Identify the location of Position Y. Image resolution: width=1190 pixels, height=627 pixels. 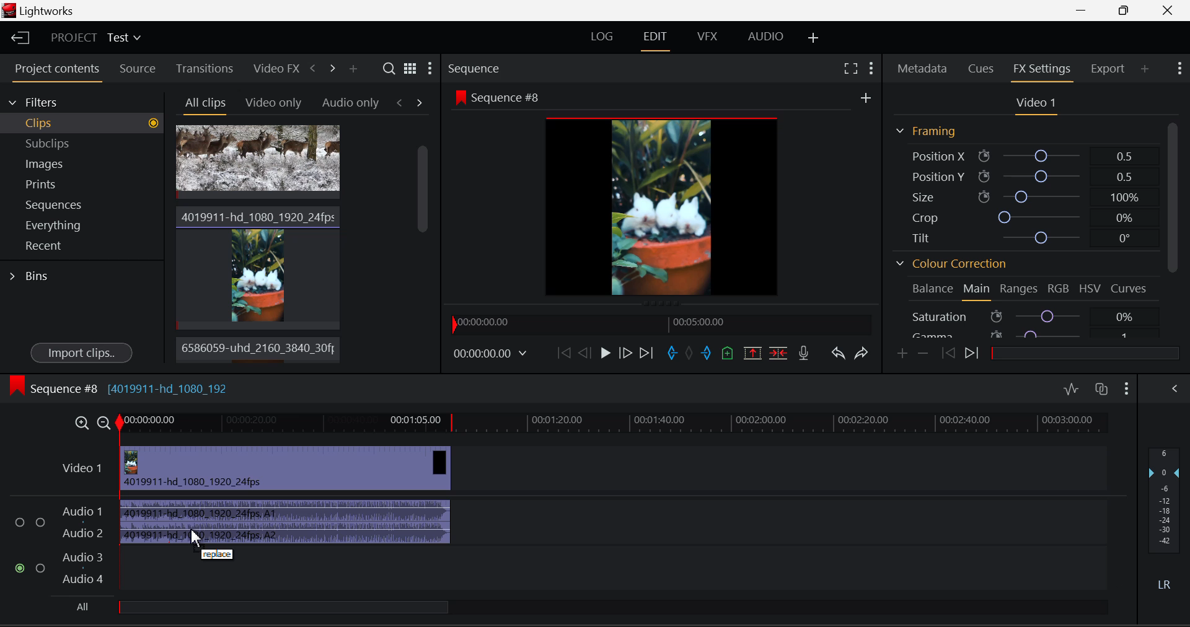
(1031, 177).